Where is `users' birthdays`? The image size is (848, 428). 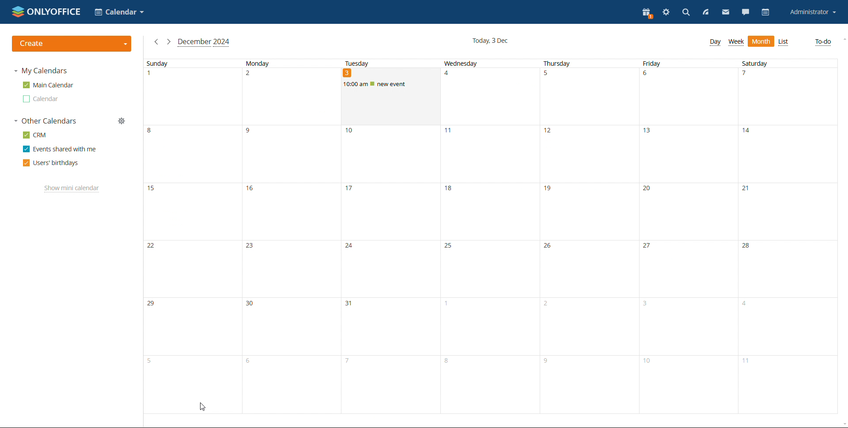
users' birthdays is located at coordinates (51, 163).